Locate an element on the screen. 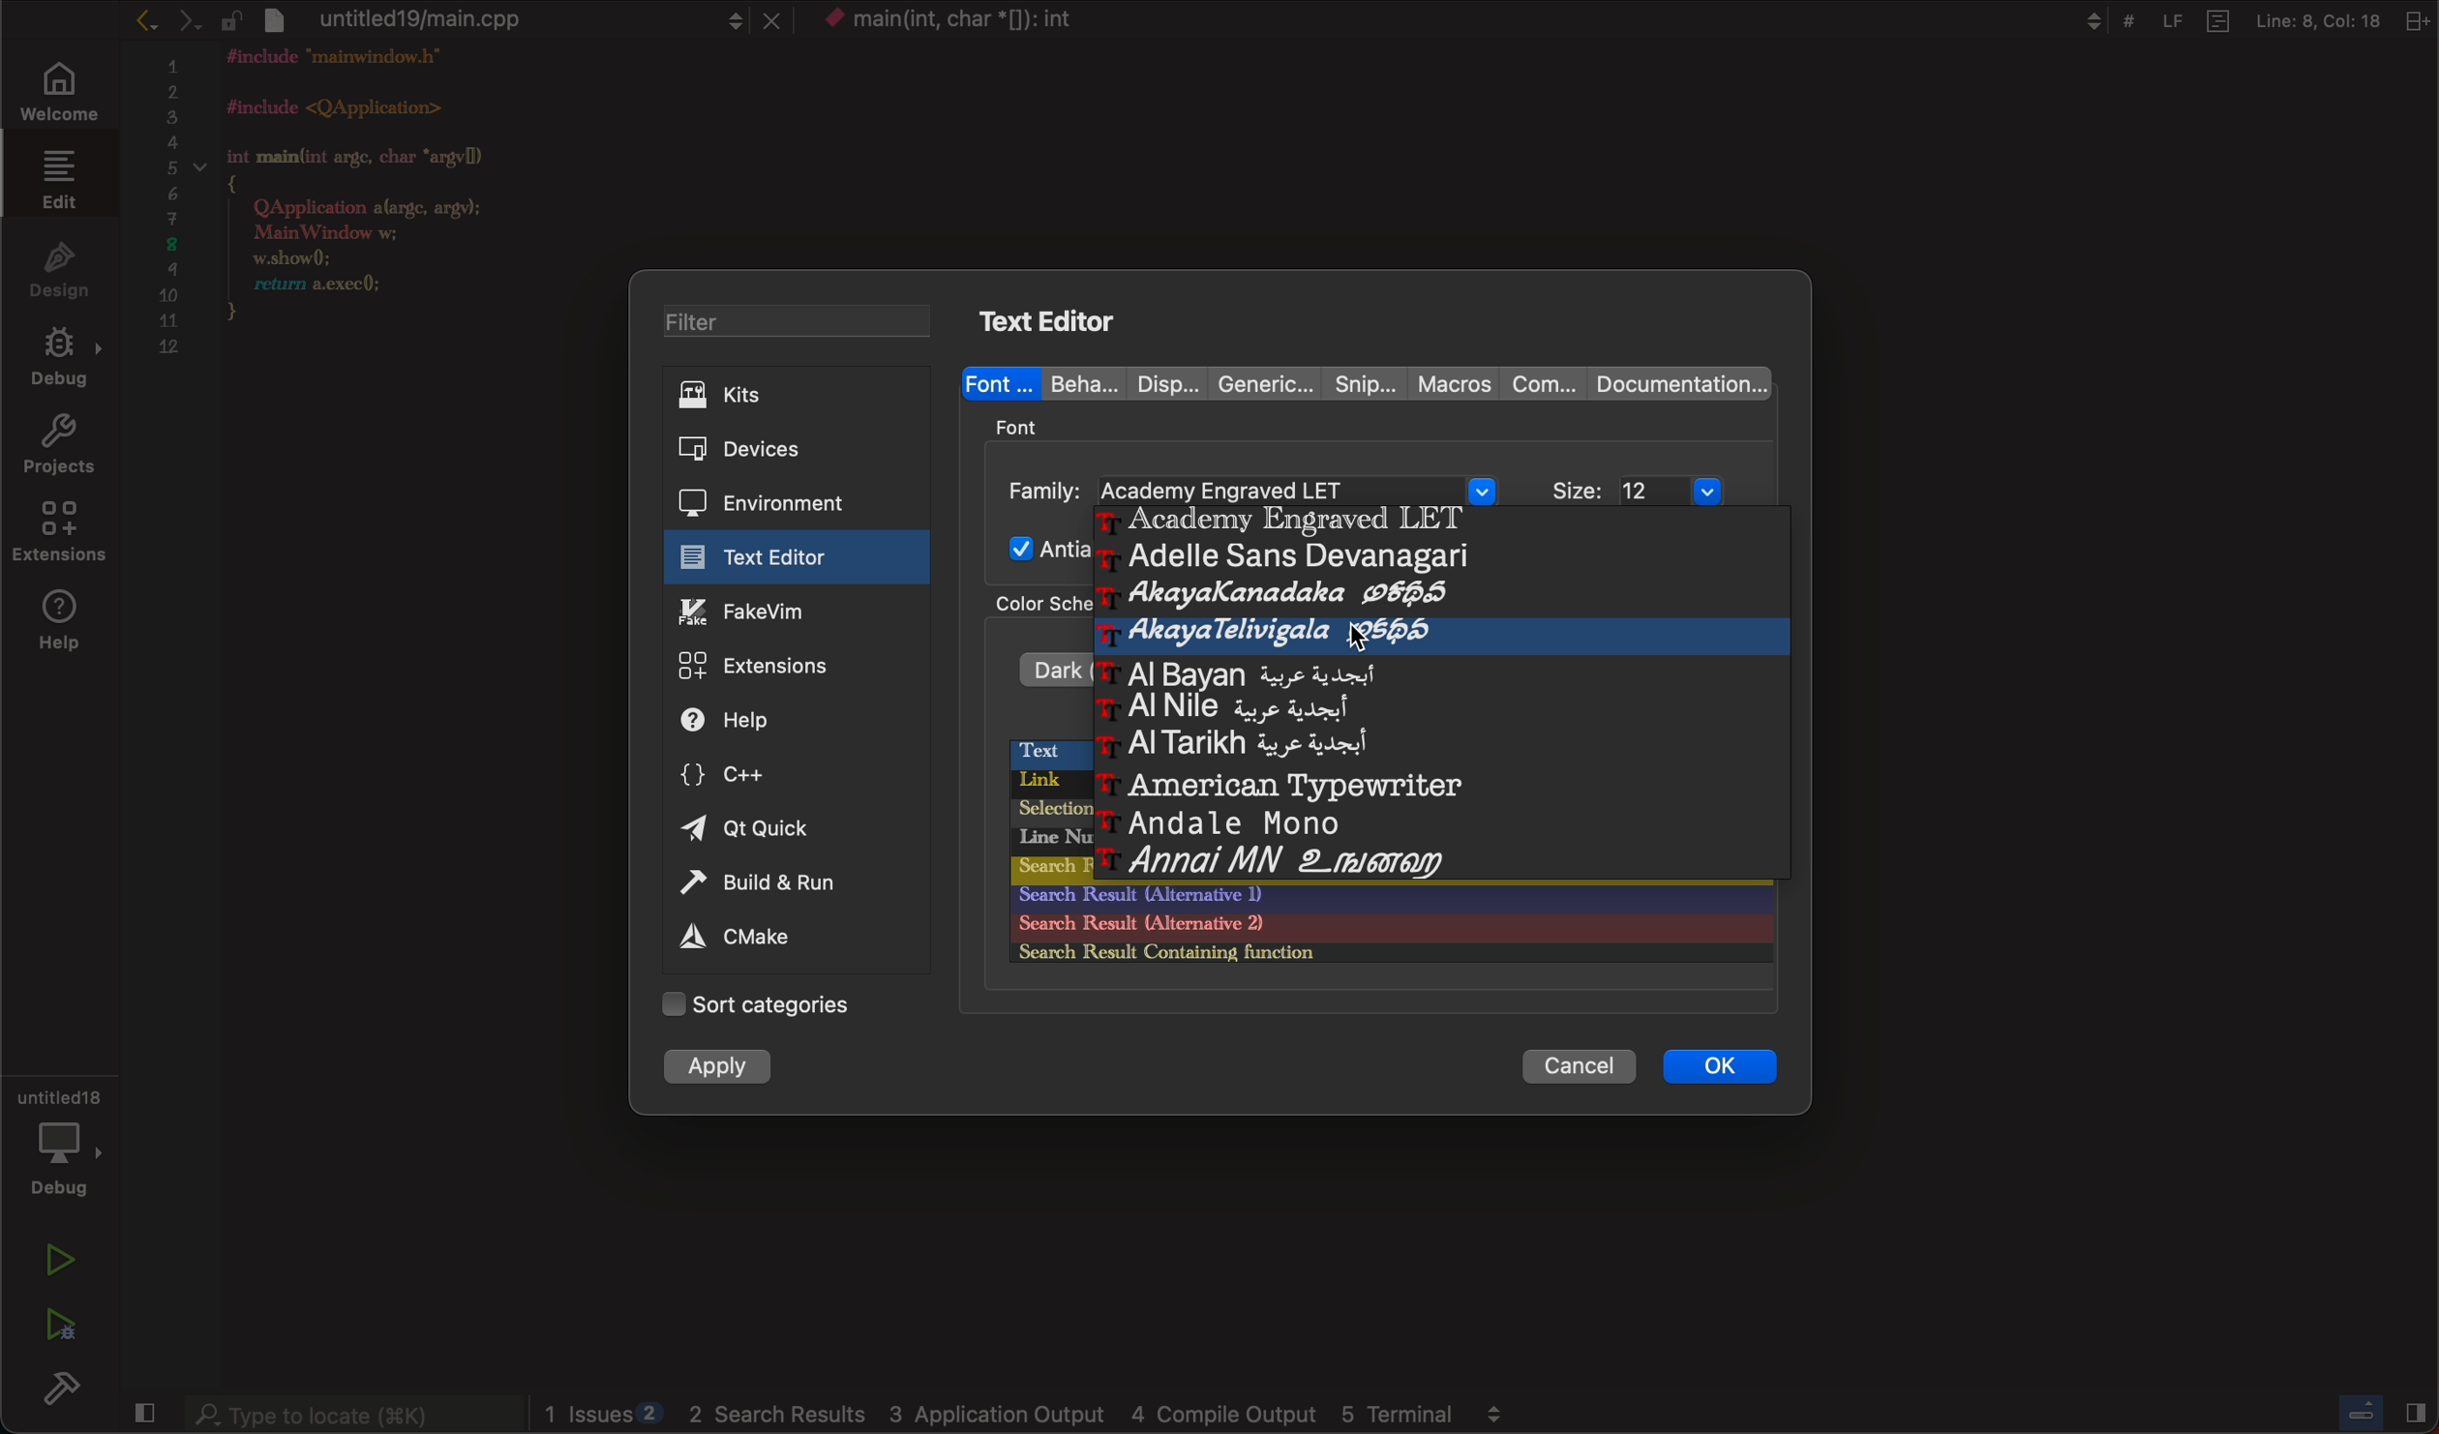 The image size is (2439, 1434). cursor is located at coordinates (1370, 642).